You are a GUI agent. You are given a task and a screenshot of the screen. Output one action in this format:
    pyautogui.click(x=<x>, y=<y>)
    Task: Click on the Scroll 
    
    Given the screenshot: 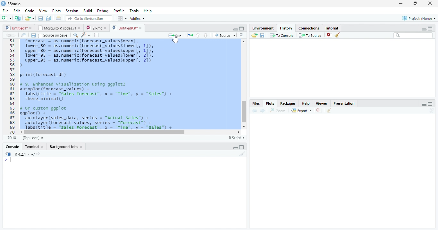 What is the action you would take?
    pyautogui.click(x=243, y=84)
    